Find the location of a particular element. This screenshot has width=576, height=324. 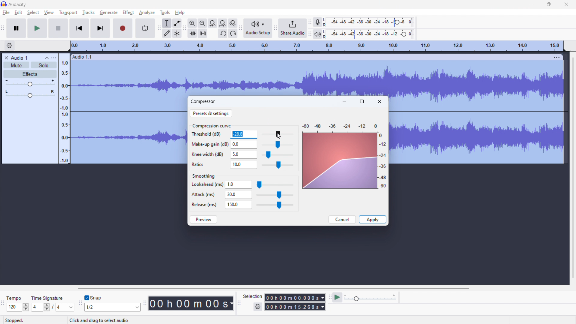

playback meter is located at coordinates (320, 34).